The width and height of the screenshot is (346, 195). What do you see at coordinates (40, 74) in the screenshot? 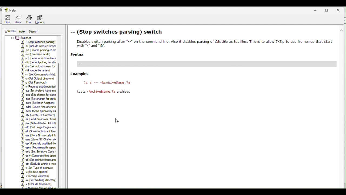
I see `` at bounding box center [40, 74].